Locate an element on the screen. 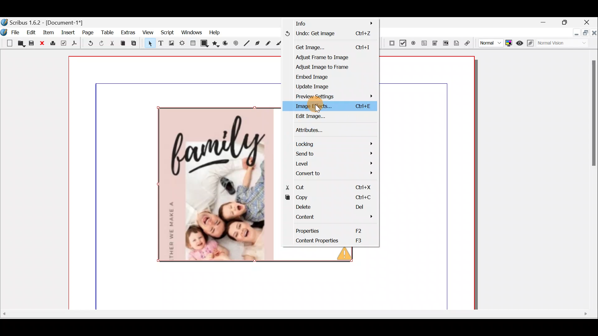 Image resolution: width=598 pixels, height=336 pixels. Scroll bar is located at coordinates (594, 181).